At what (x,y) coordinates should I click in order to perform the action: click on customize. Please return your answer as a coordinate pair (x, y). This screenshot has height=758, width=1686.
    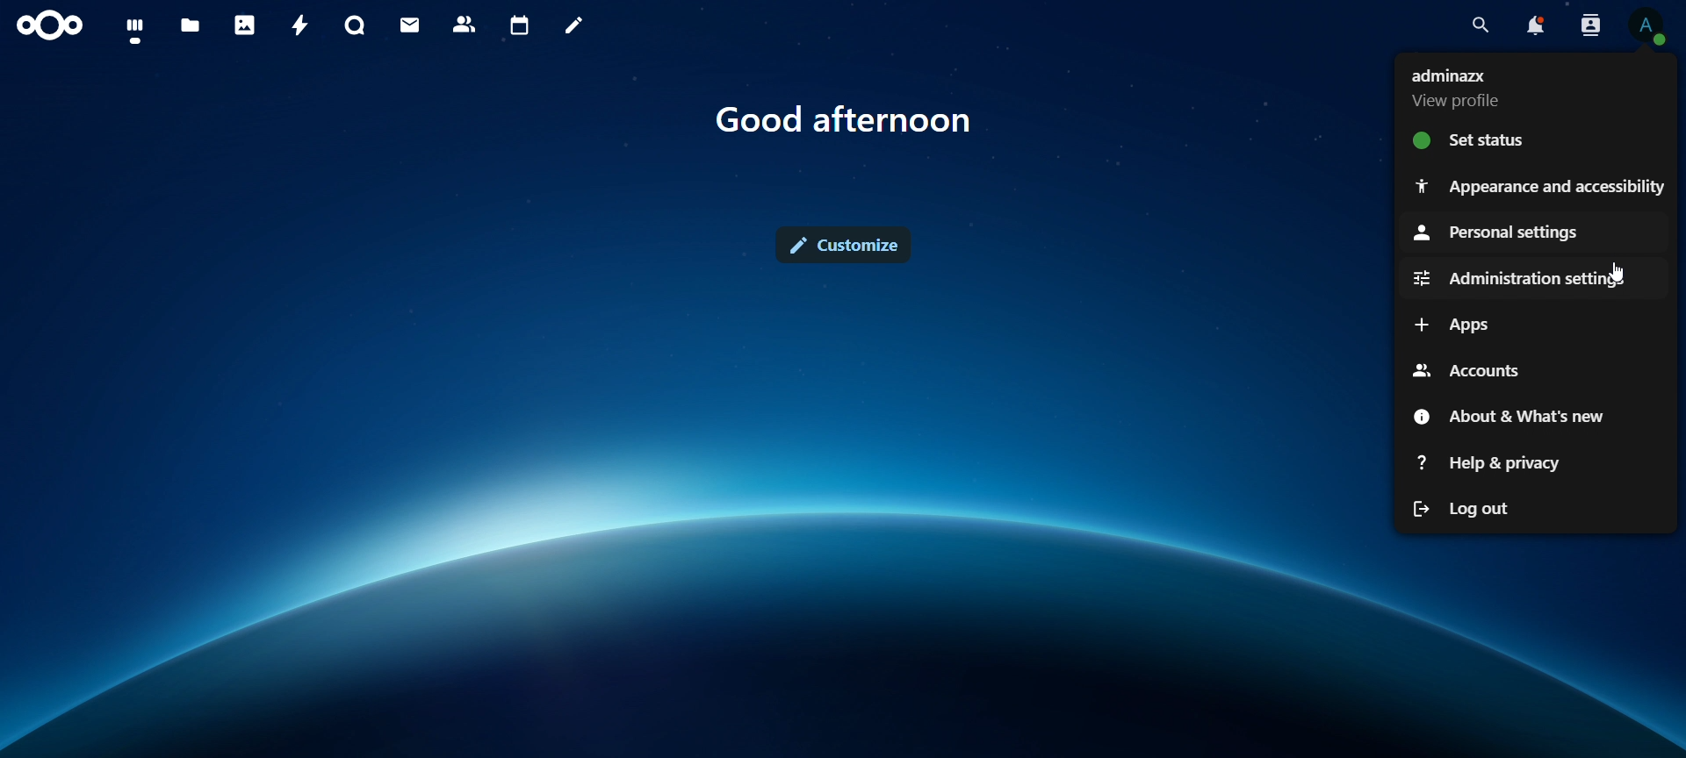
    Looking at the image, I should click on (842, 244).